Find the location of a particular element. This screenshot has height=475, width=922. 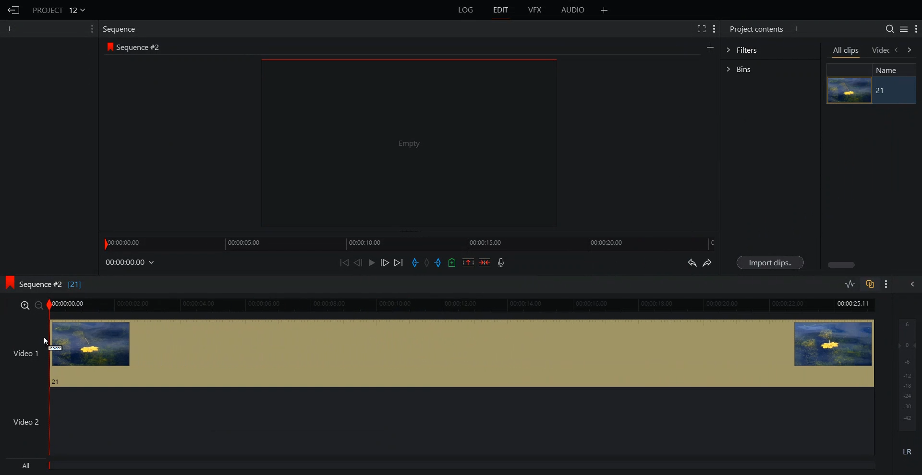

Move Forward is located at coordinates (399, 262).